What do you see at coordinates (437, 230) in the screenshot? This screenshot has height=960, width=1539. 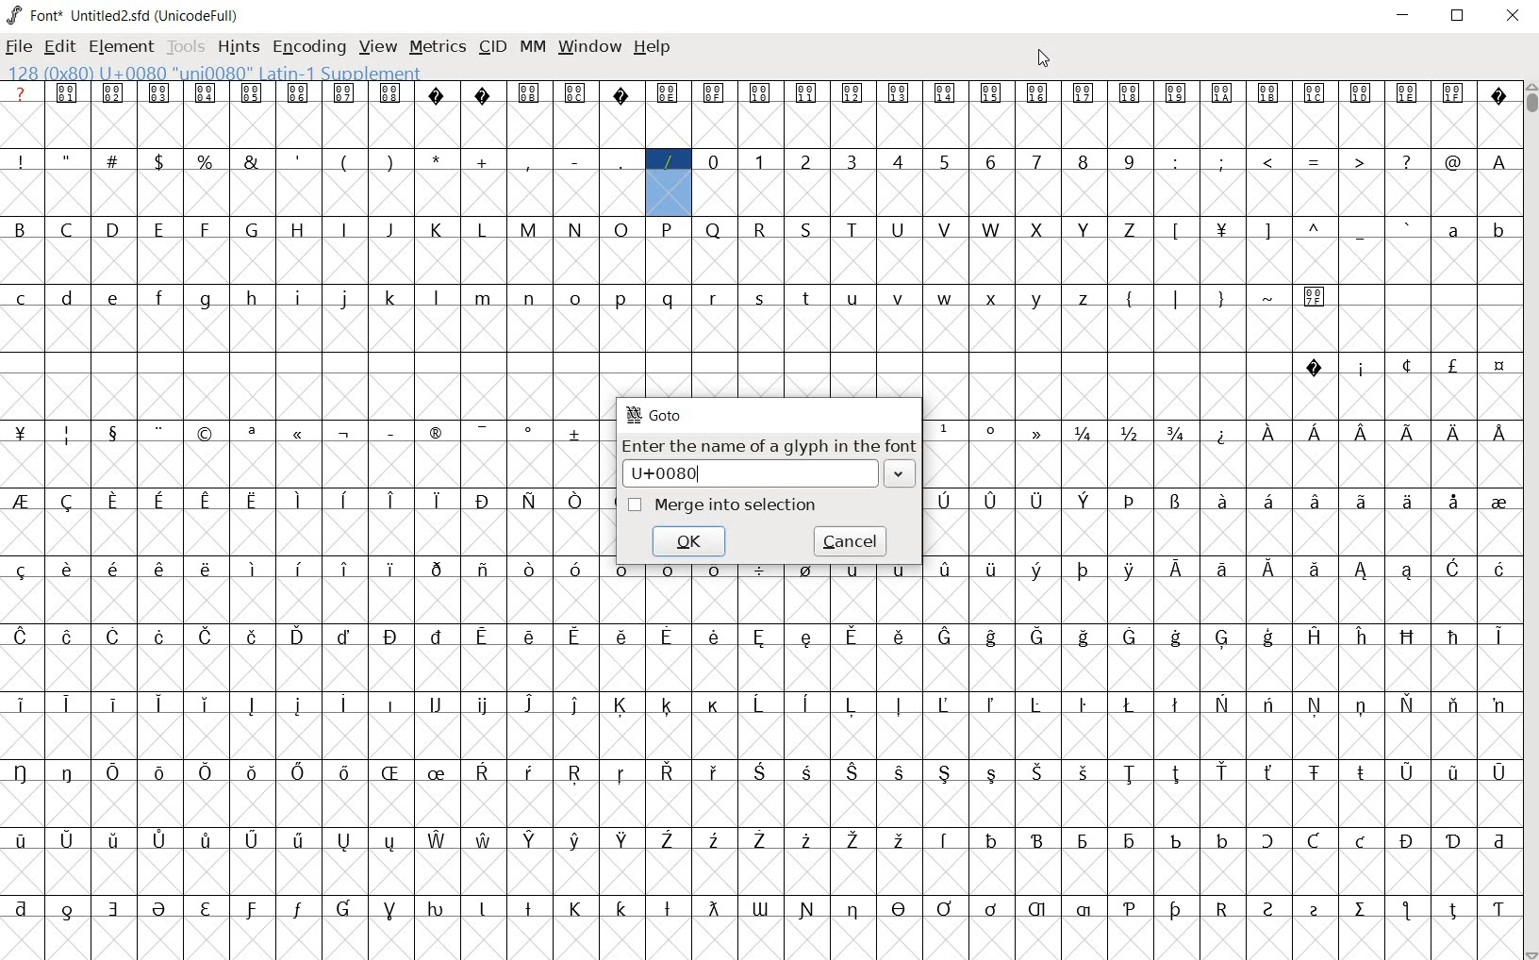 I see `glyph` at bounding box center [437, 230].